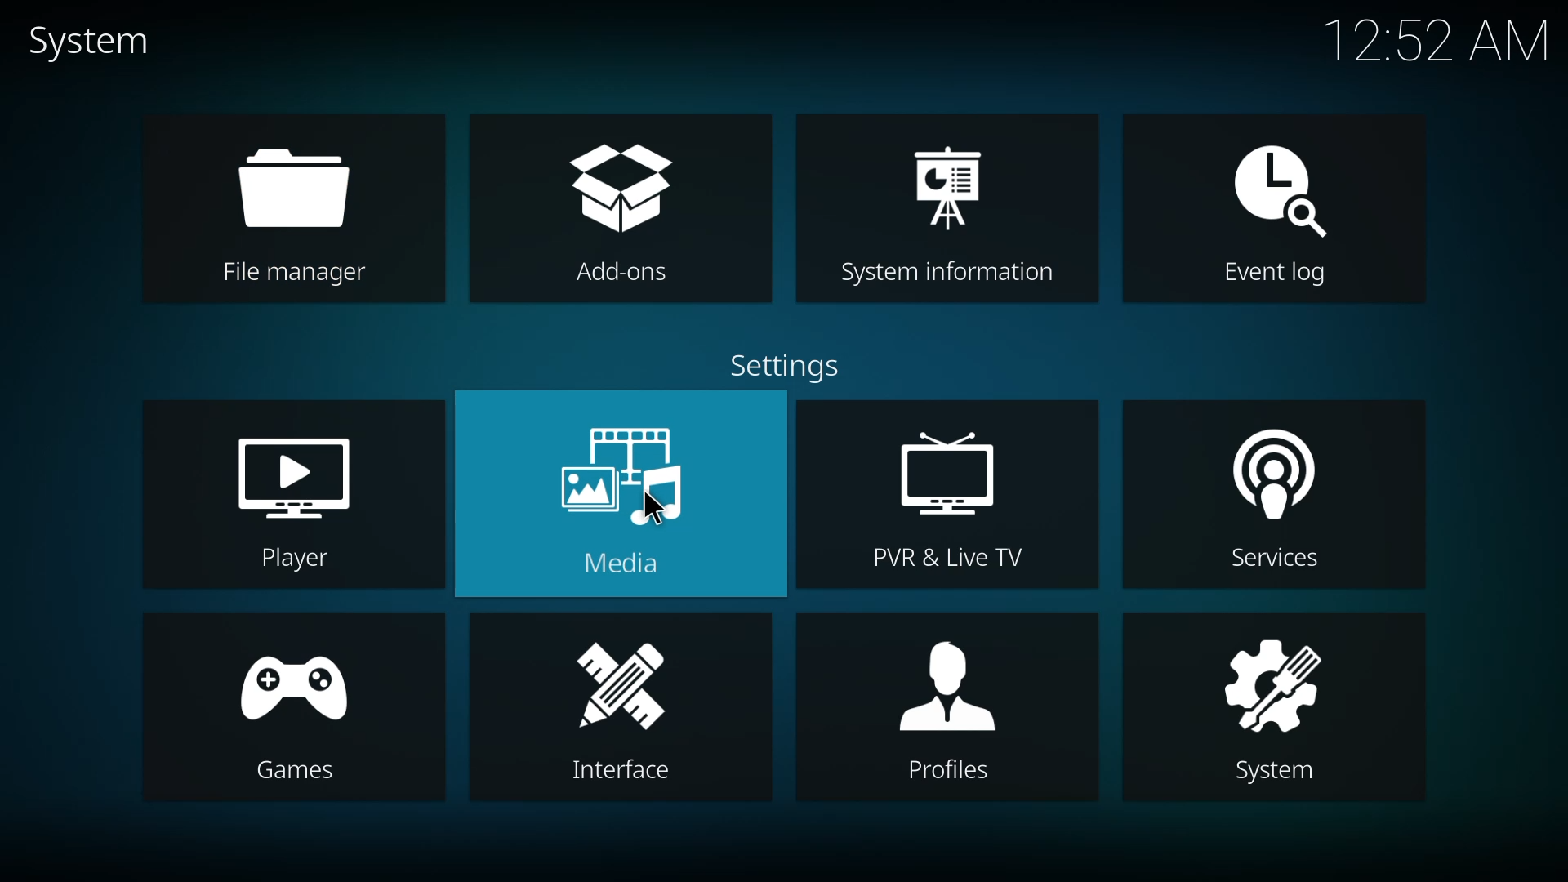 This screenshot has width=1568, height=882. Describe the element at coordinates (949, 473) in the screenshot. I see `pvr & live tv` at that location.